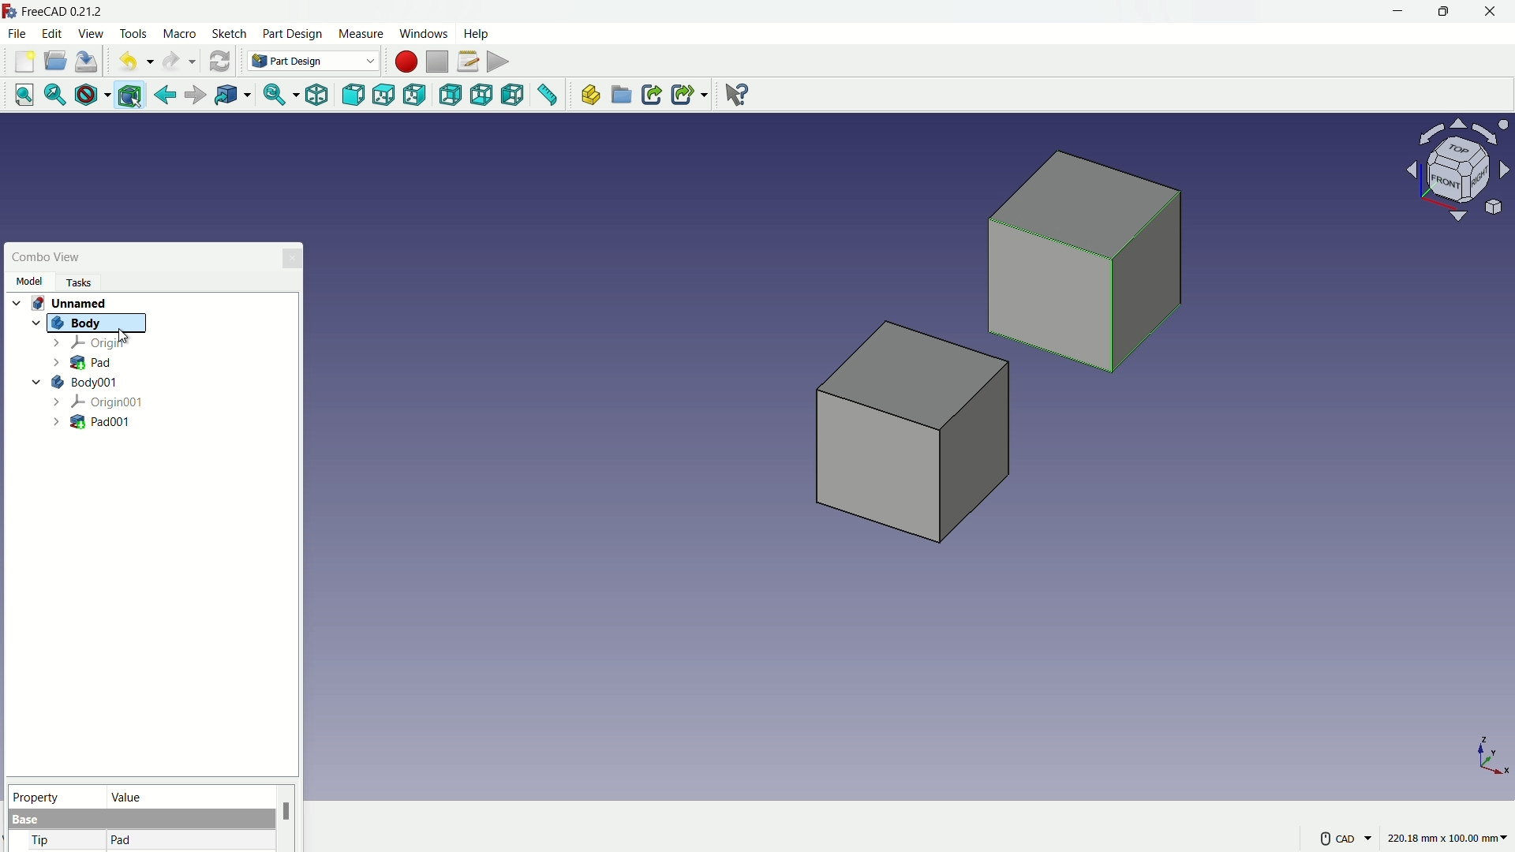  Describe the element at coordinates (484, 95) in the screenshot. I see `bottom view` at that location.